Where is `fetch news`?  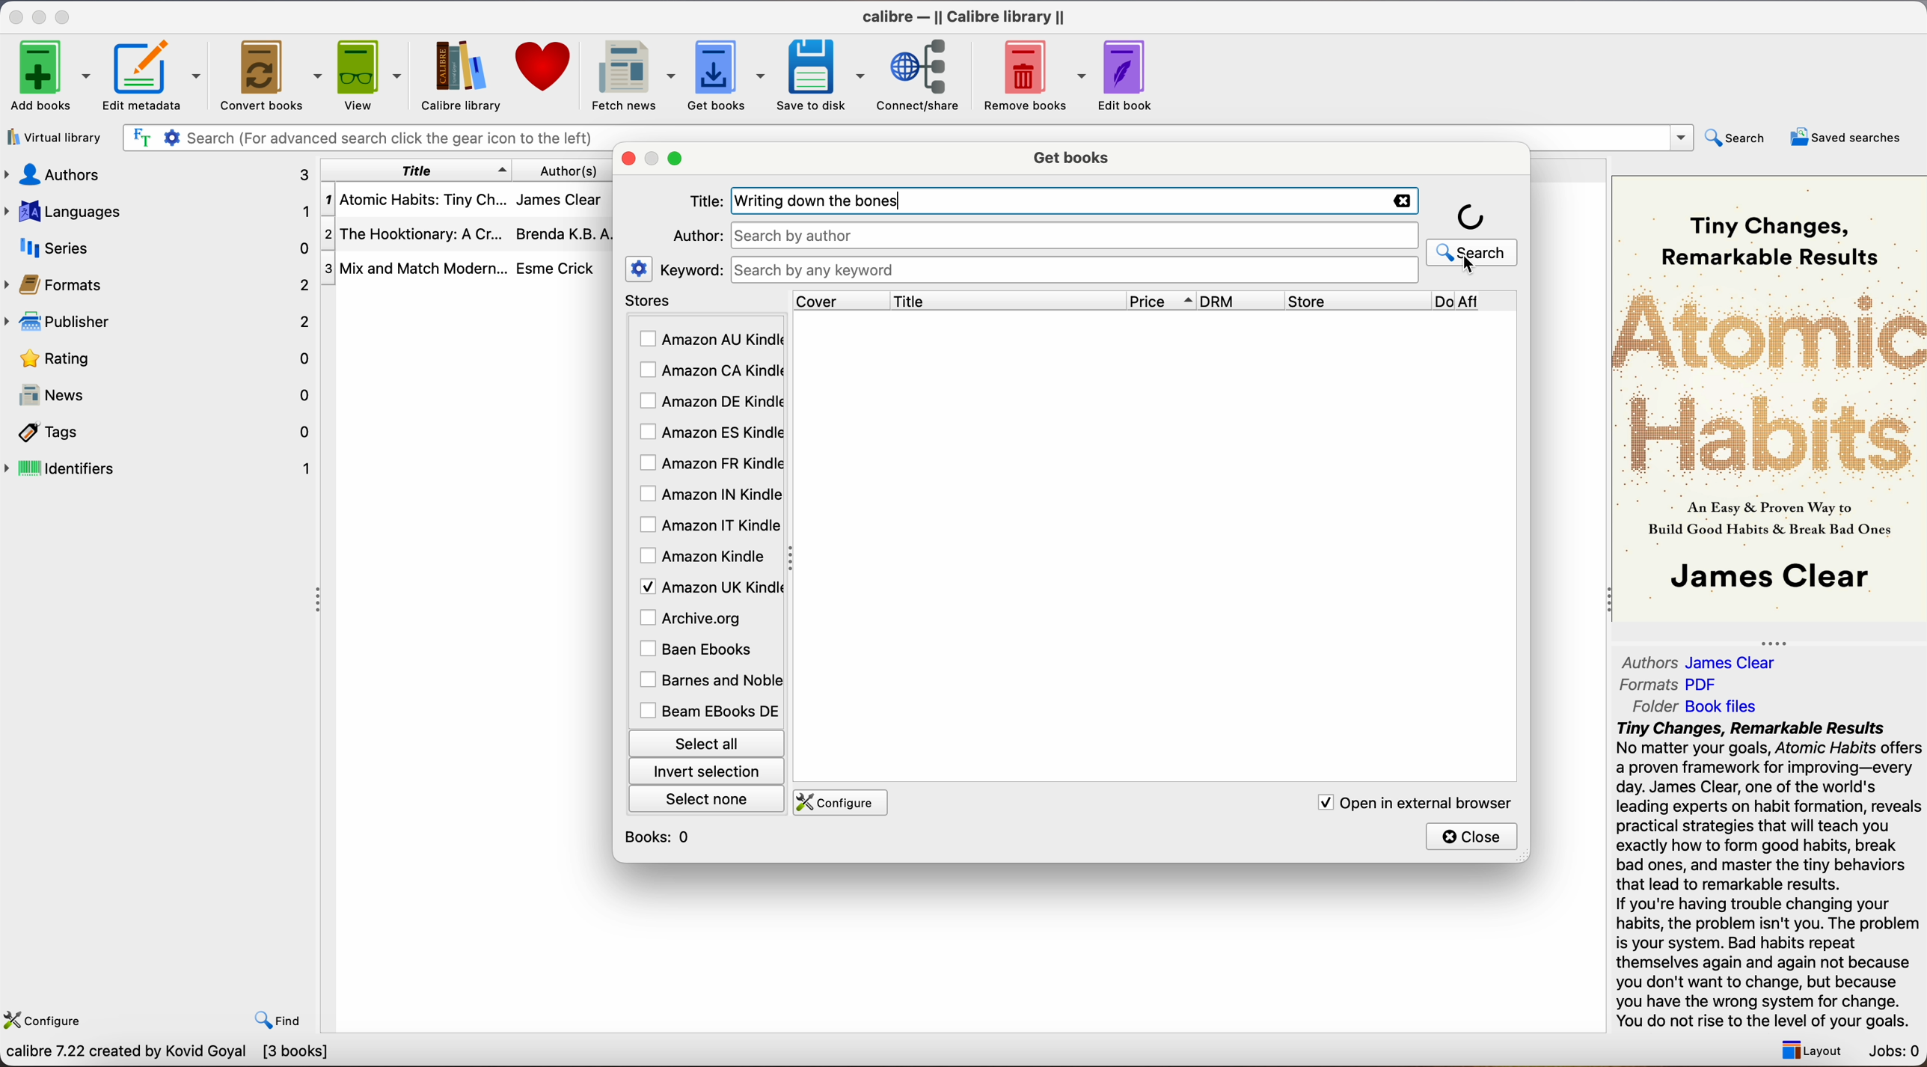 fetch news is located at coordinates (630, 76).